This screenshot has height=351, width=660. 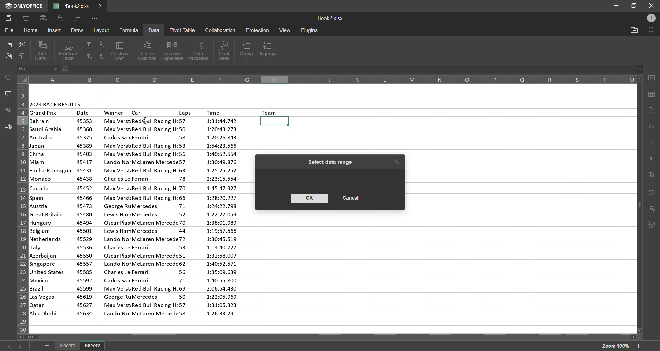 What do you see at coordinates (329, 179) in the screenshot?
I see `data range` at bounding box center [329, 179].